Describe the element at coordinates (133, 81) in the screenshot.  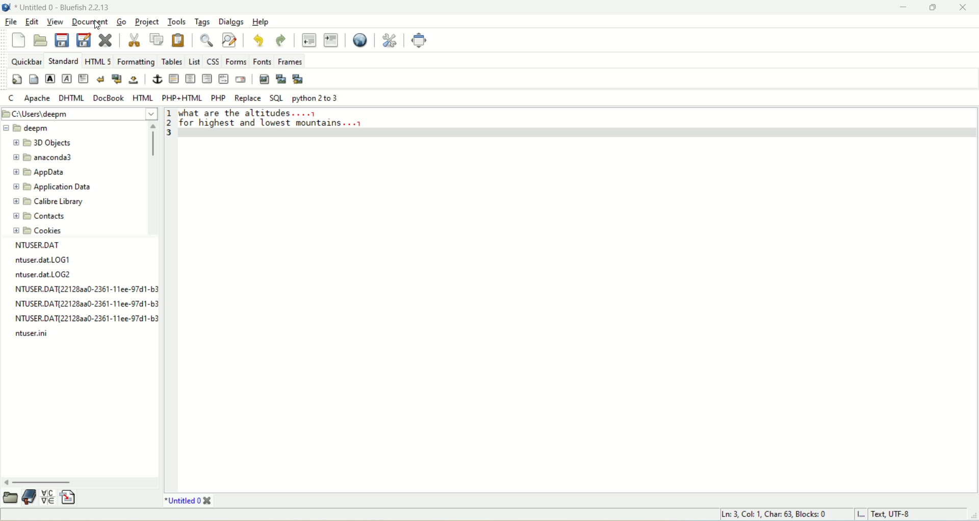
I see `non-breaking space` at that location.